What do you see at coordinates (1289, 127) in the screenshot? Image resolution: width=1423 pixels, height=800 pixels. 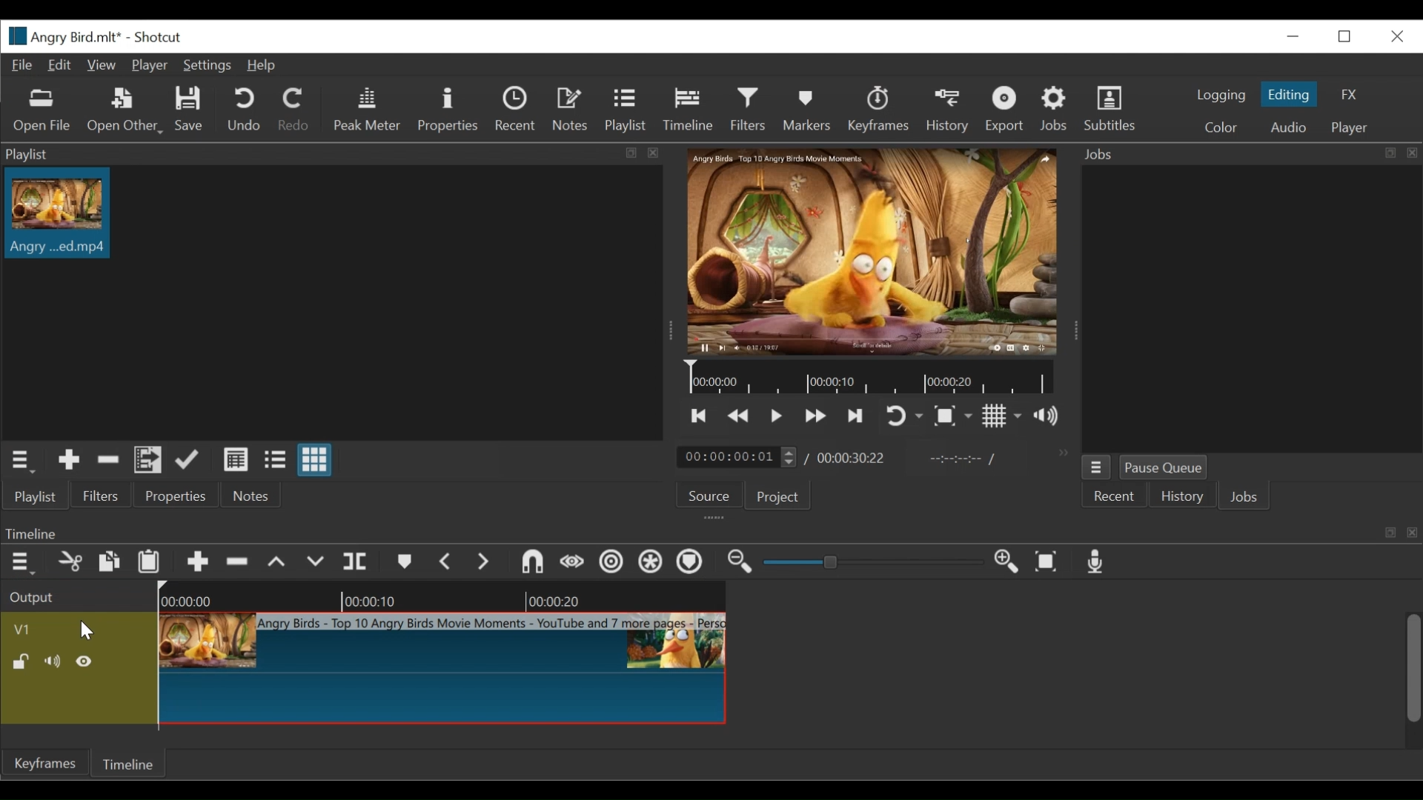 I see `Audio` at bounding box center [1289, 127].